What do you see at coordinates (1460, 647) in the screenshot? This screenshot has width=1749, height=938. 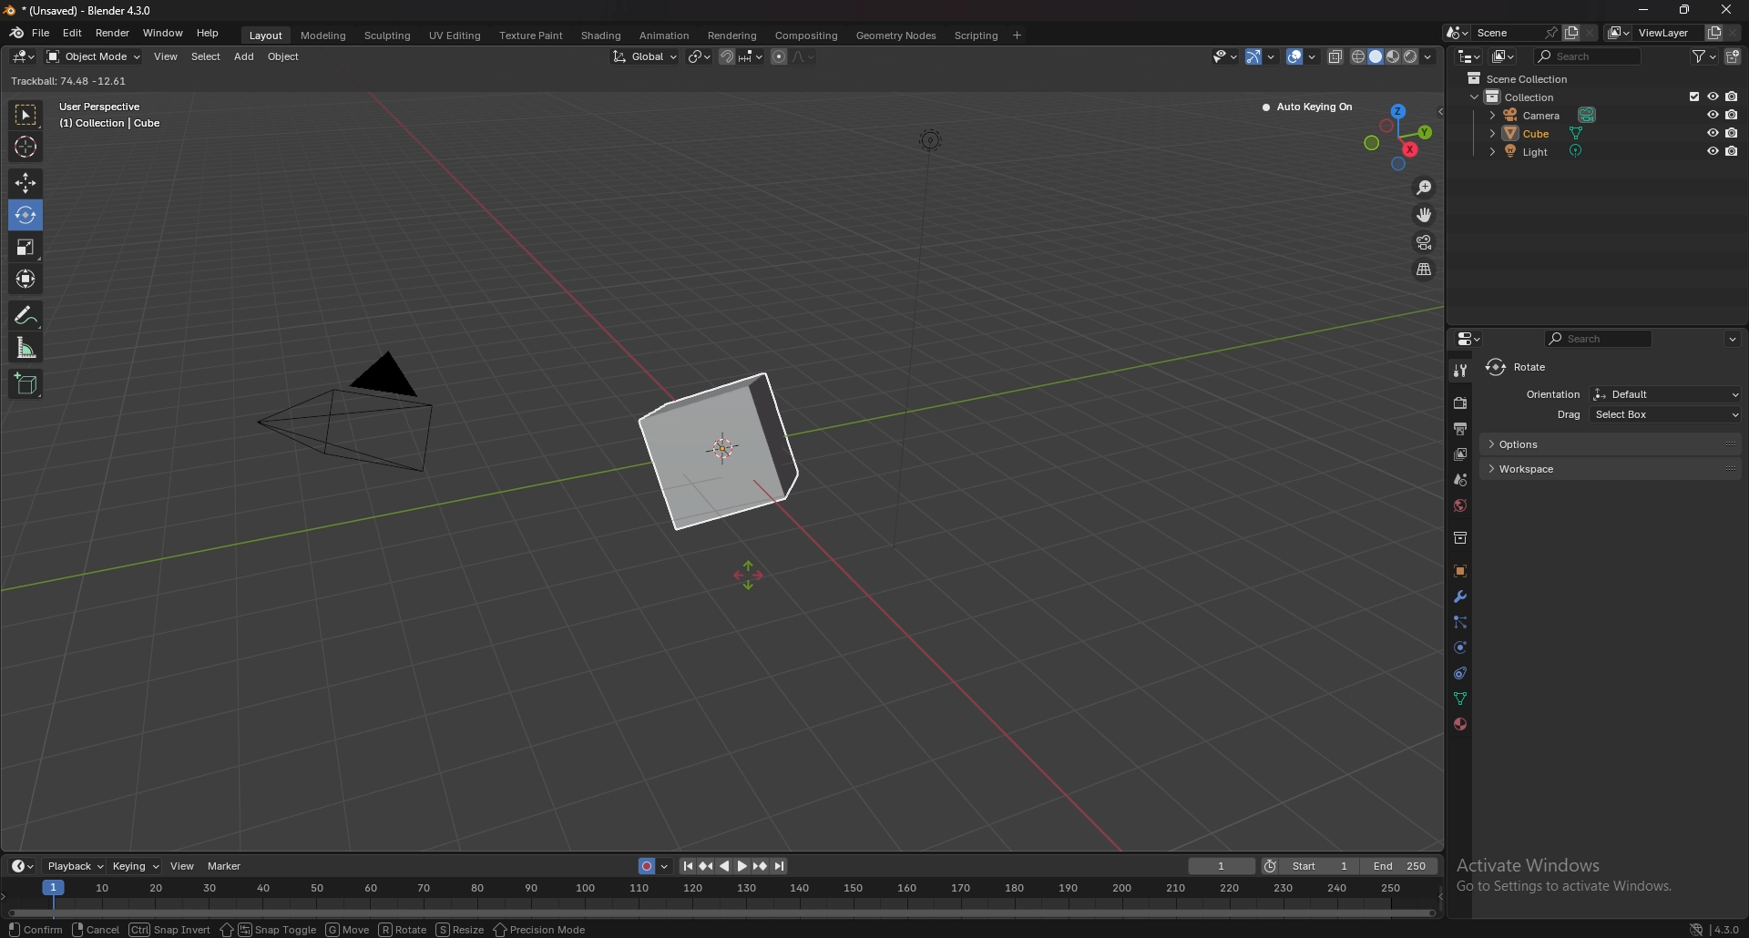 I see `physics` at bounding box center [1460, 647].